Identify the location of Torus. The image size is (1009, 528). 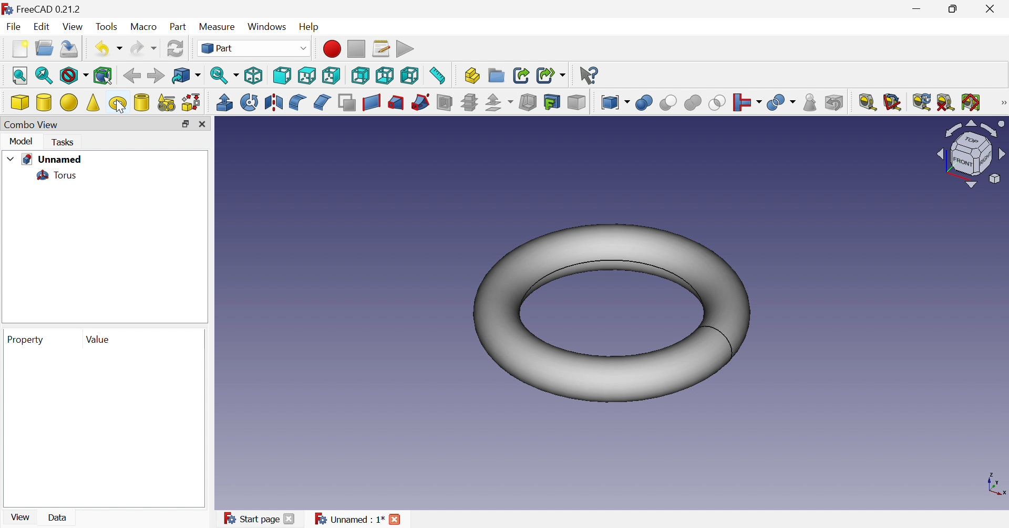
(56, 176).